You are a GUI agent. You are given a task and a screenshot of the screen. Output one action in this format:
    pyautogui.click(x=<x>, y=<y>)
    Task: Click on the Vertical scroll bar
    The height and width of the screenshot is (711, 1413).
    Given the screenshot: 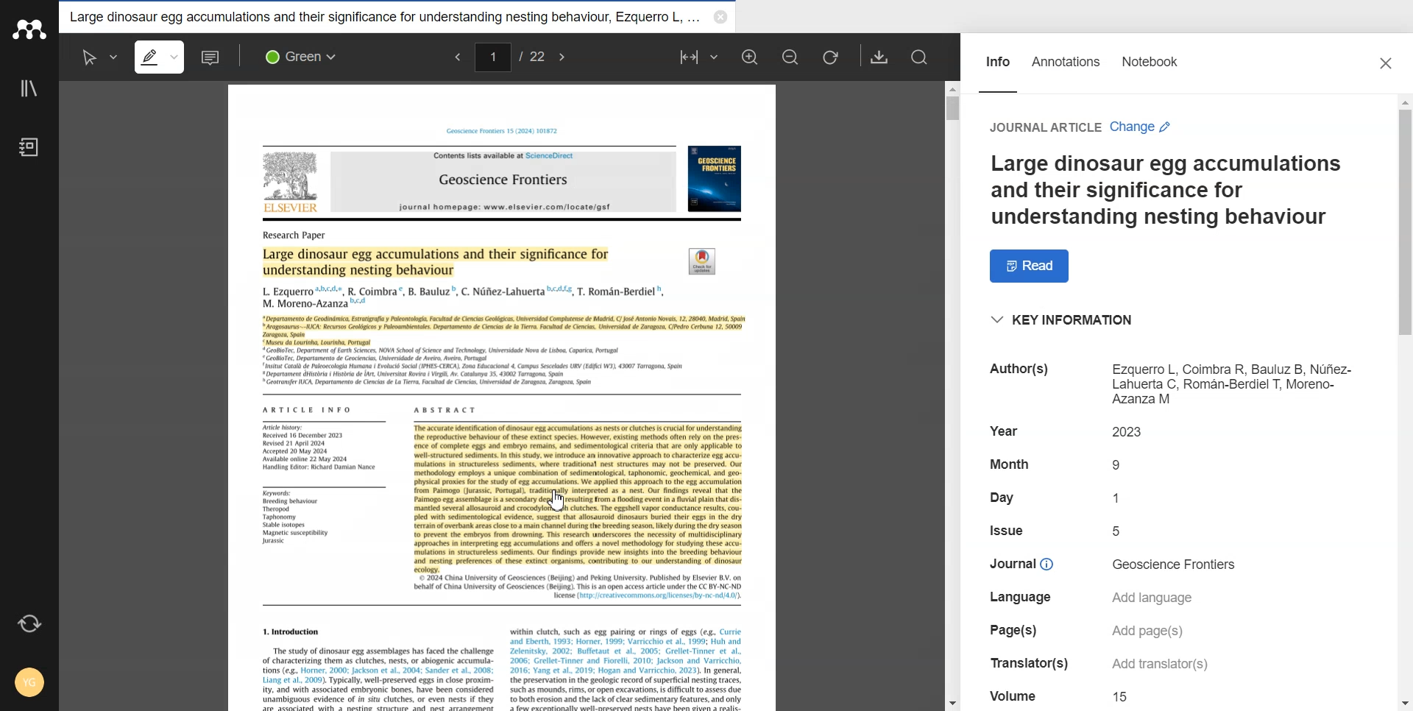 What is the action you would take?
    pyautogui.click(x=955, y=392)
    